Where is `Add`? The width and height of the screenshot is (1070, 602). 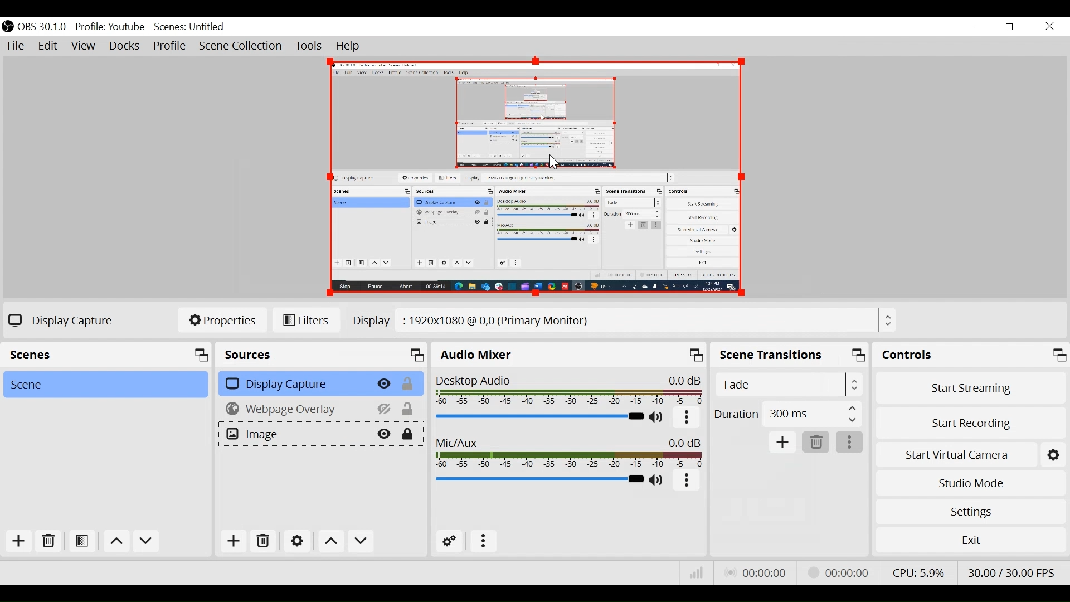 Add is located at coordinates (234, 541).